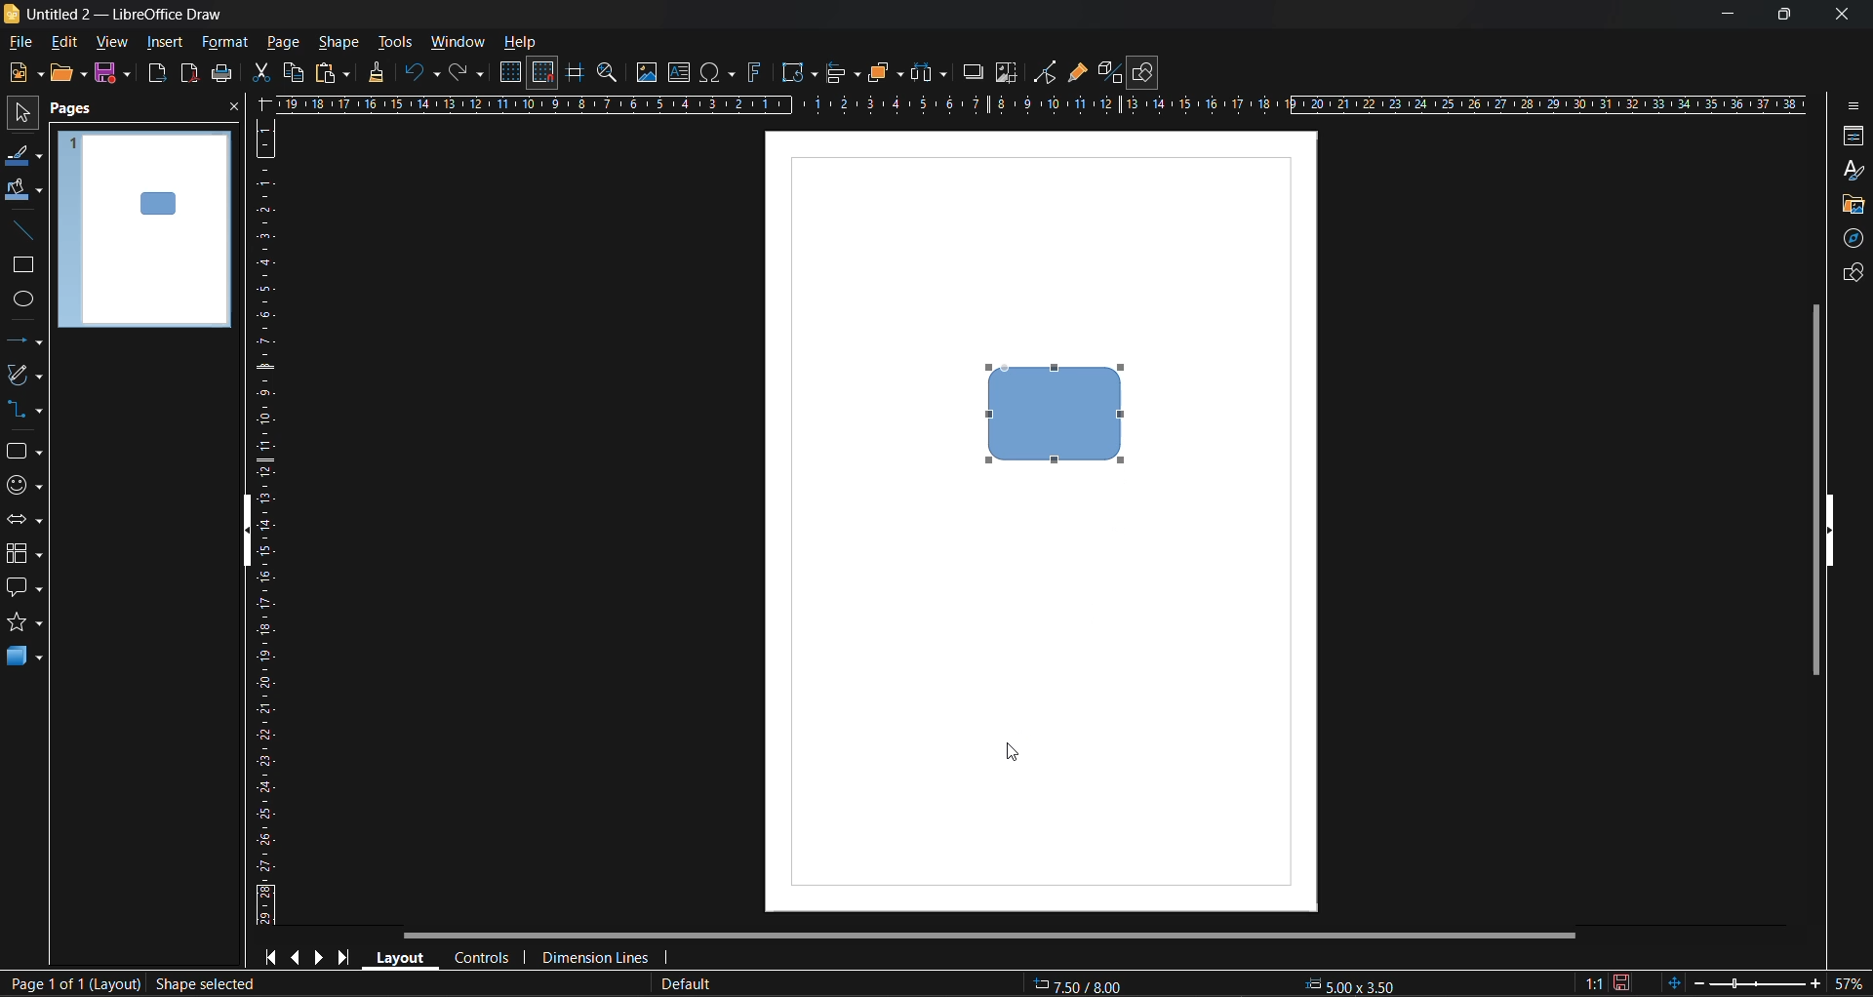 The image size is (1873, 997). Describe the element at coordinates (1851, 272) in the screenshot. I see `shapes` at that location.